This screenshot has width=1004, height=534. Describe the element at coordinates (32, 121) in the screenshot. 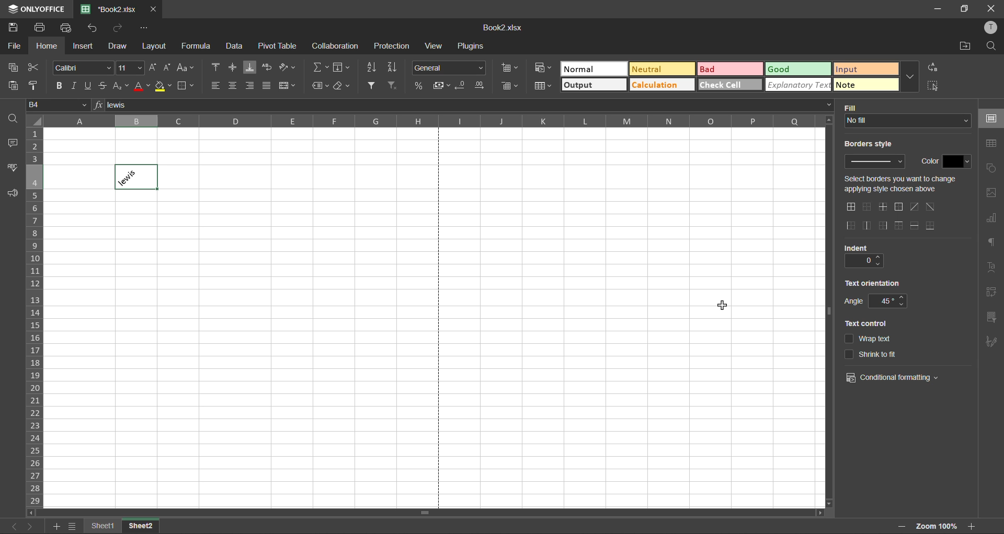

I see `select all cells` at that location.